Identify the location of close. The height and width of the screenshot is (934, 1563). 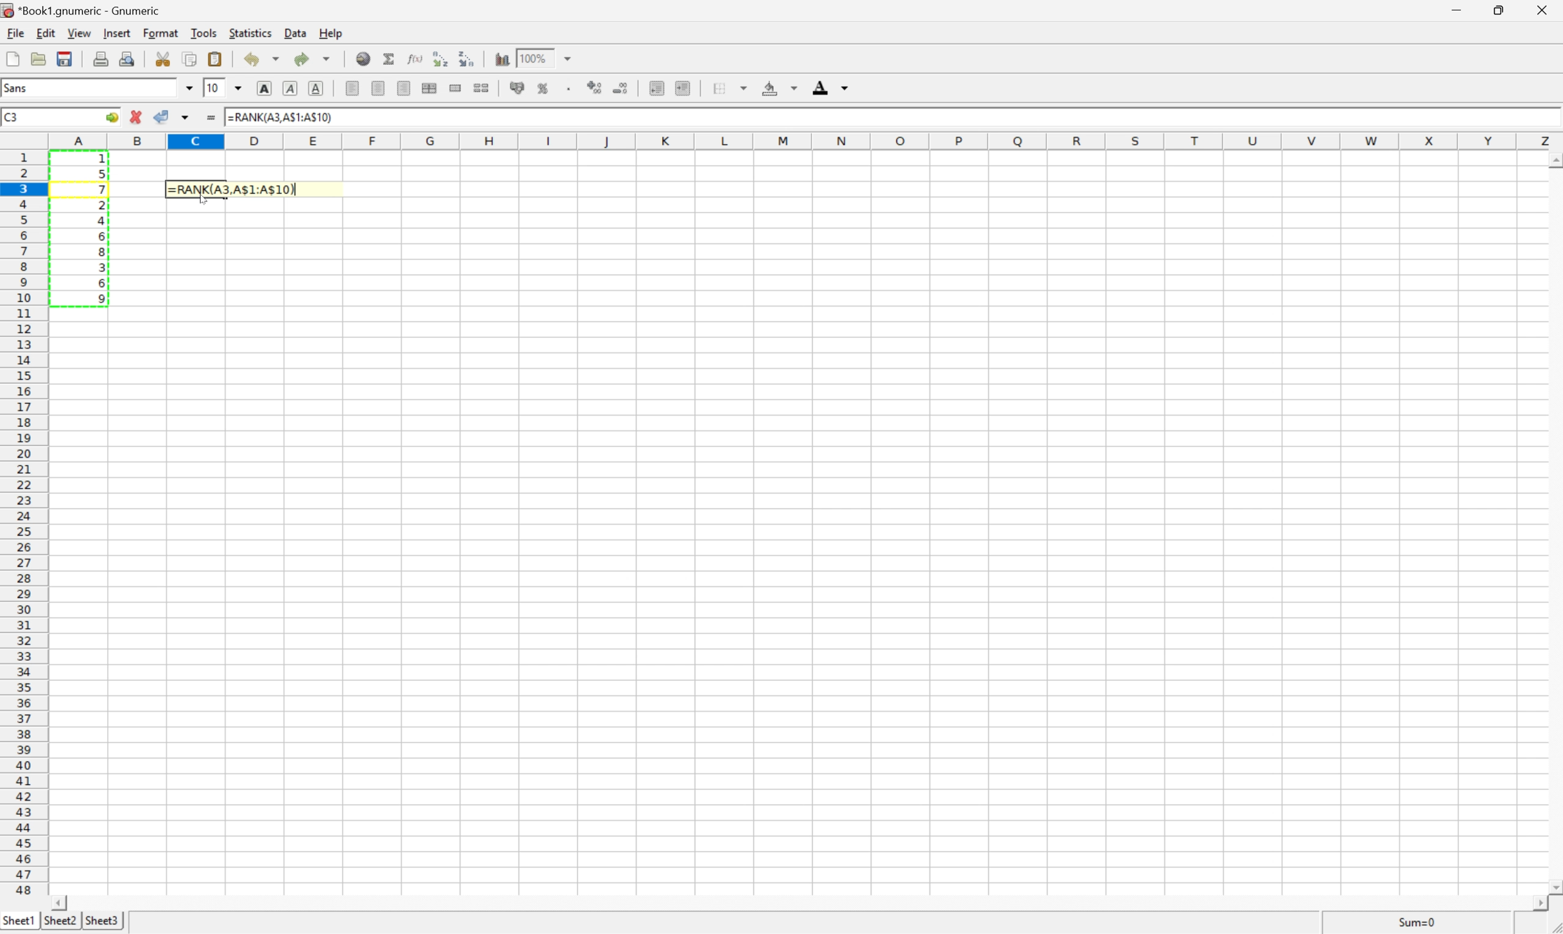
(1543, 9).